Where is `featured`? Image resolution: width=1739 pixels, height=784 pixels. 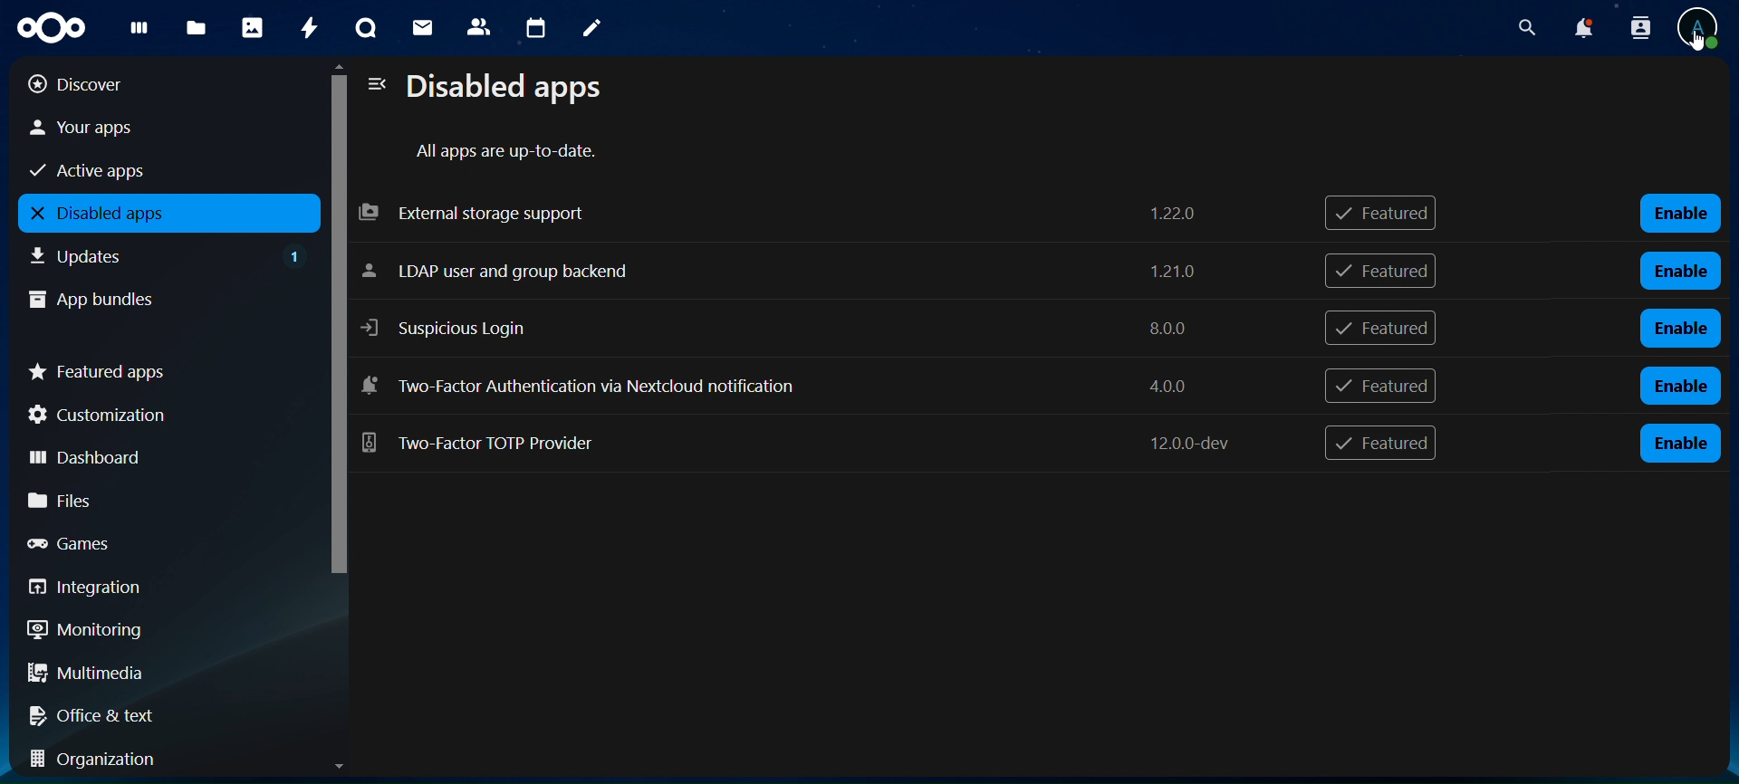
featured is located at coordinates (1387, 214).